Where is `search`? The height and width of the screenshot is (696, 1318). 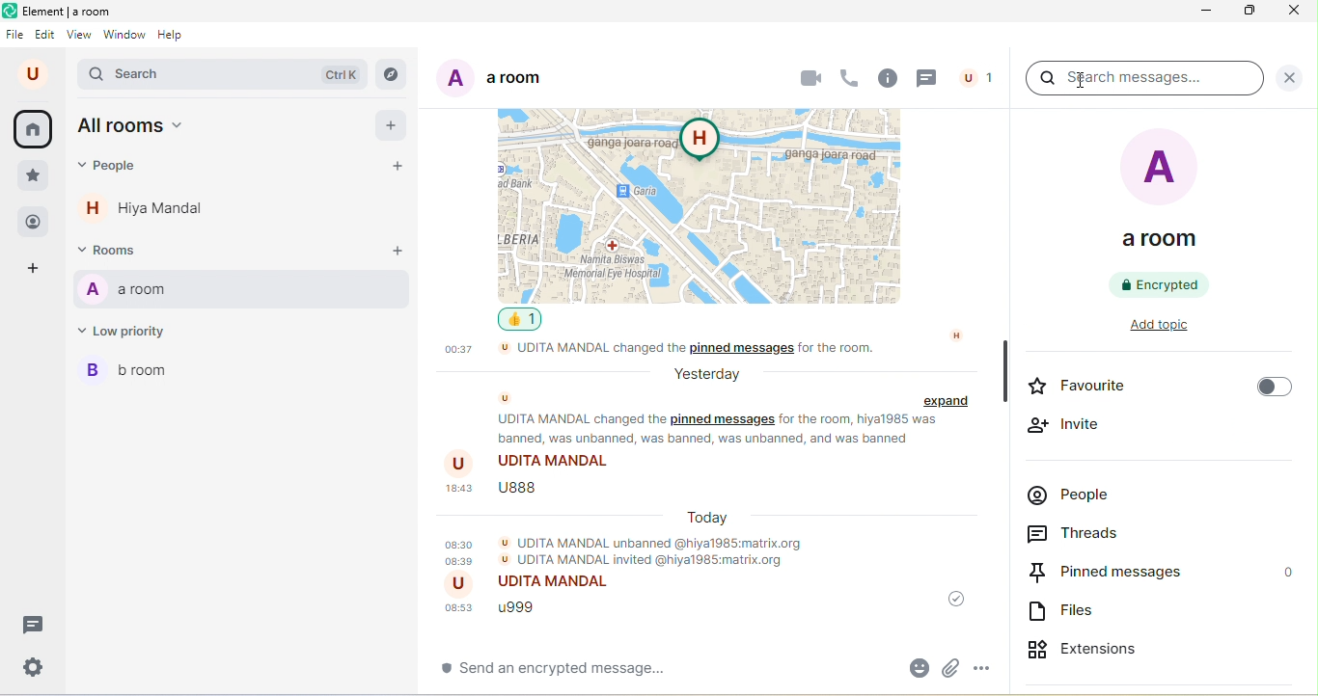
search is located at coordinates (1143, 82).